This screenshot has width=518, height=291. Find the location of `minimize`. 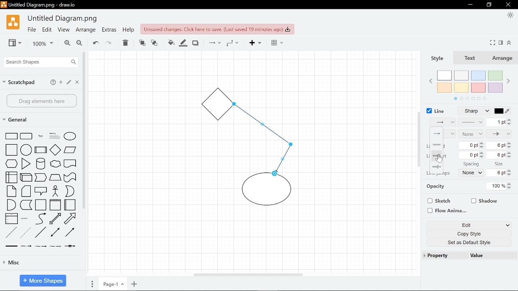

minimize is located at coordinates (490, 5).